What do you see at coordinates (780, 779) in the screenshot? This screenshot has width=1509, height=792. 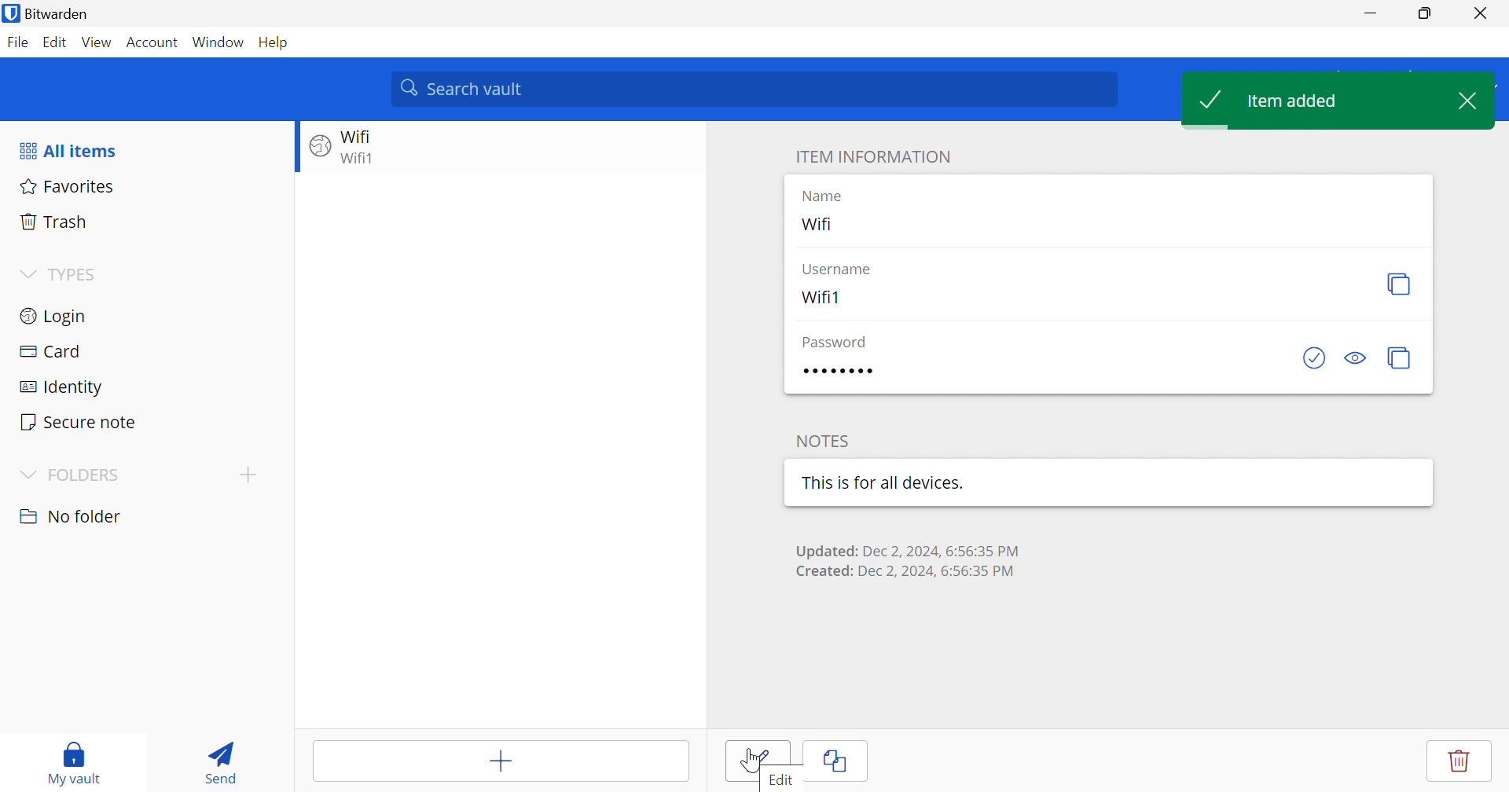 I see `Edit` at bounding box center [780, 779].